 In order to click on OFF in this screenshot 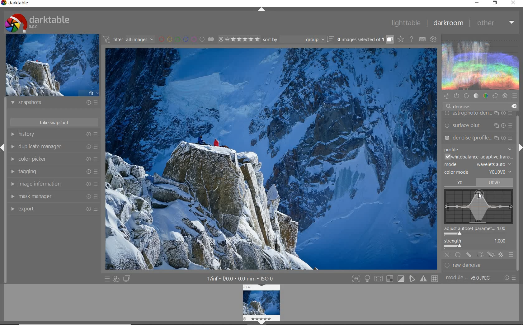, I will do `click(447, 254)`.